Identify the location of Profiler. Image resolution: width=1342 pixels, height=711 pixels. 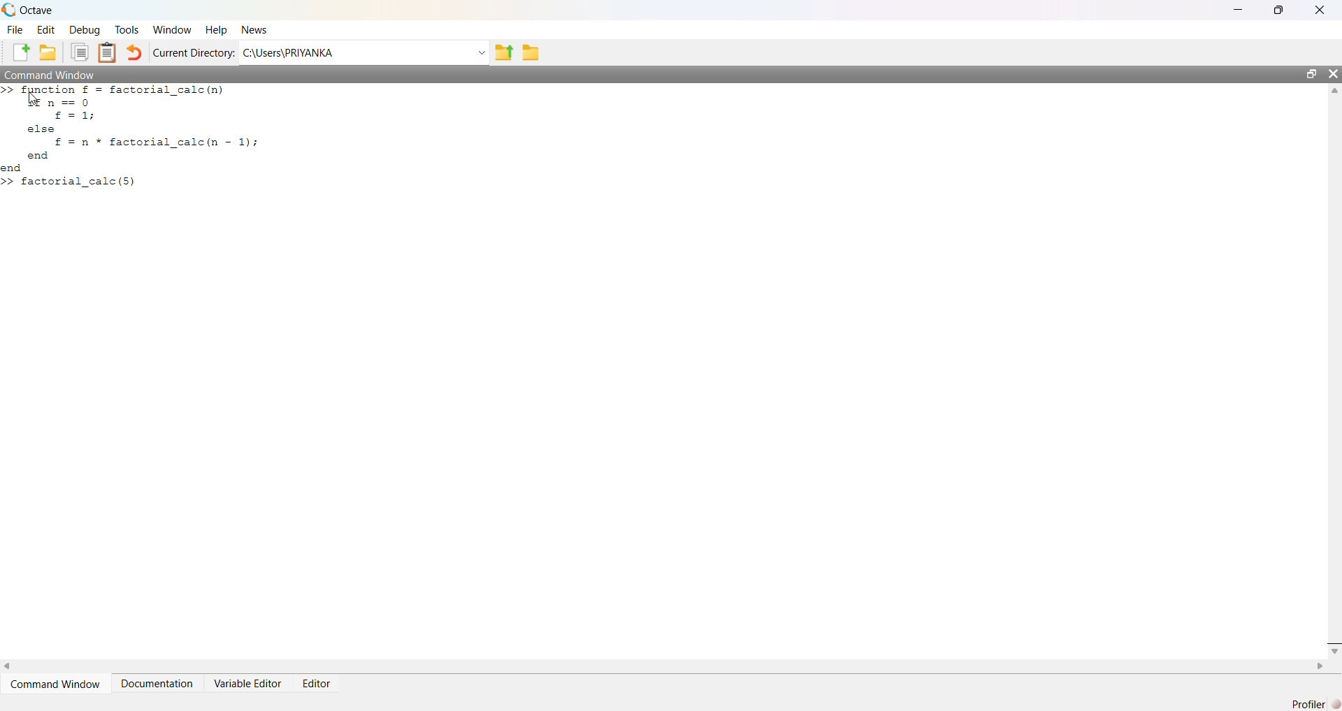
(1315, 703).